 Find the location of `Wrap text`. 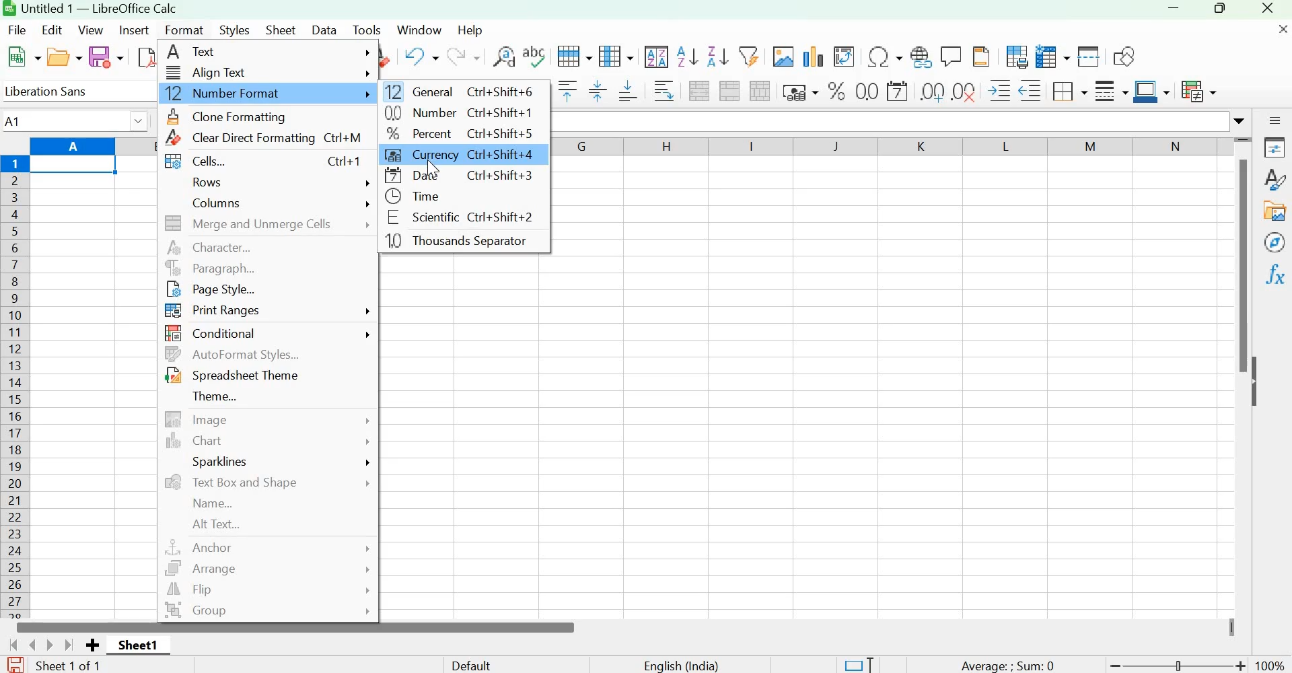

Wrap text is located at coordinates (663, 92).